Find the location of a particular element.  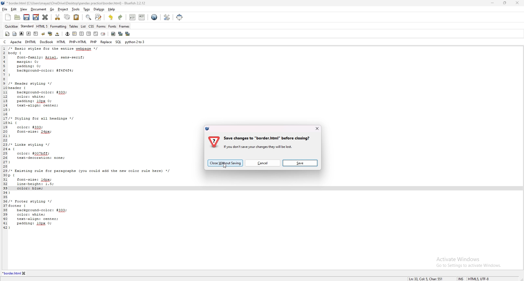

close is located at coordinates (317, 128).